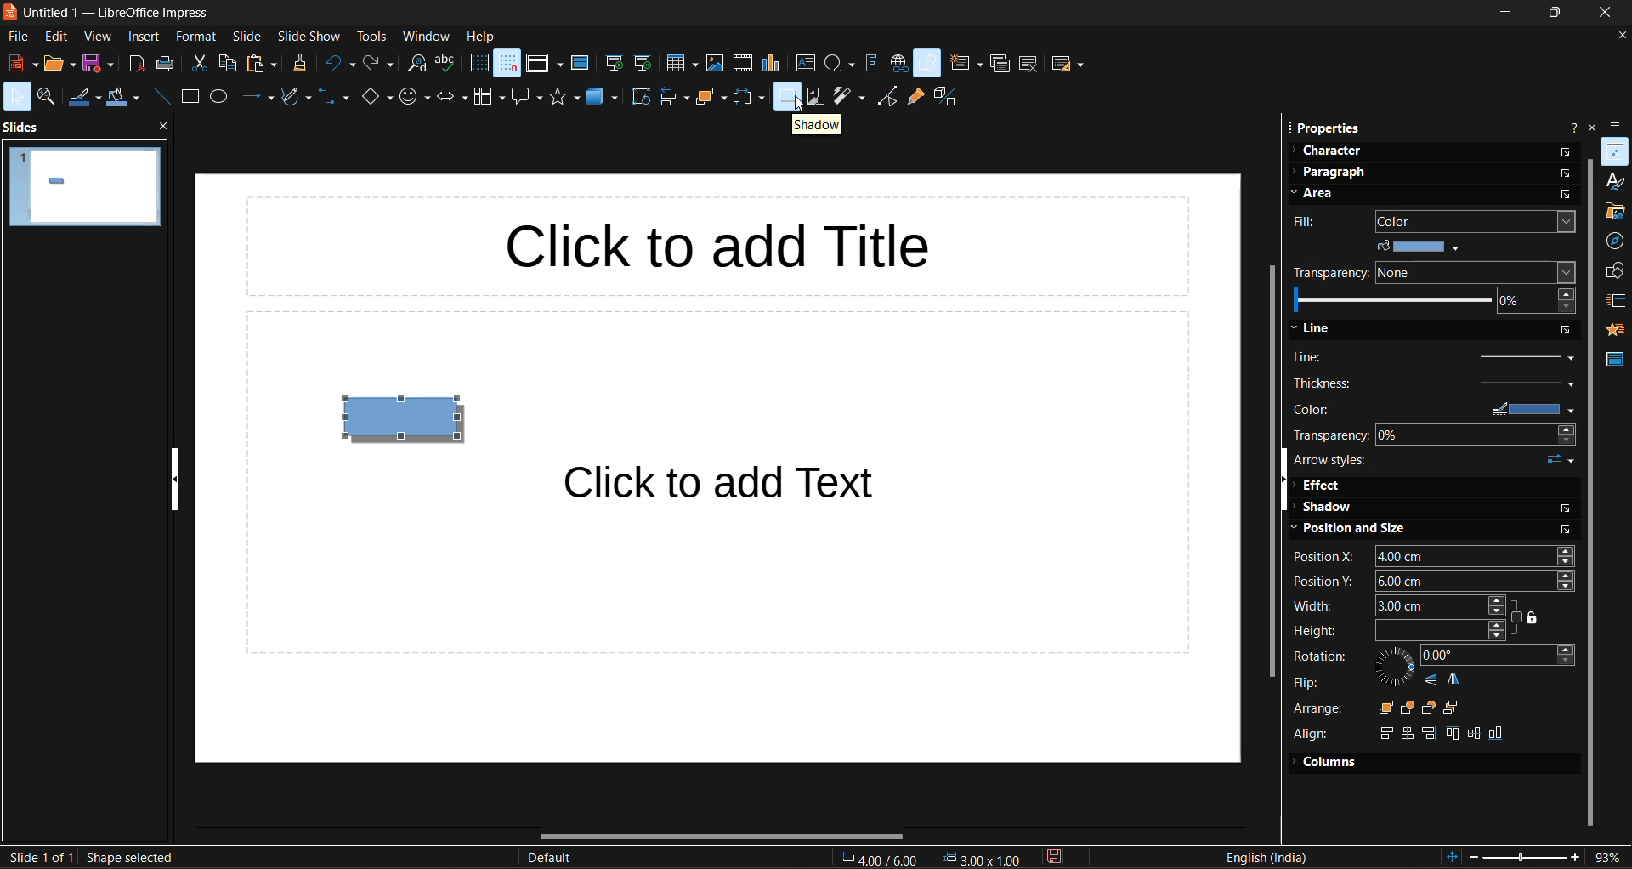  Describe the element at coordinates (640, 96) in the screenshot. I see `rotate` at that location.